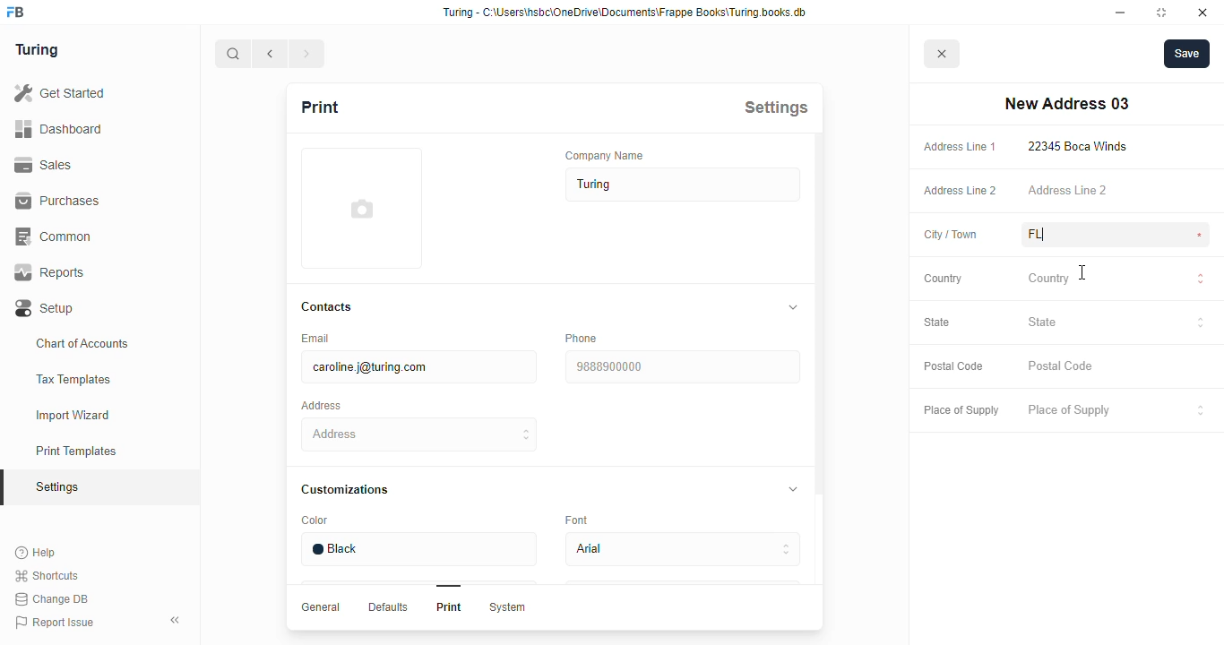  Describe the element at coordinates (46, 309) in the screenshot. I see `setup` at that location.